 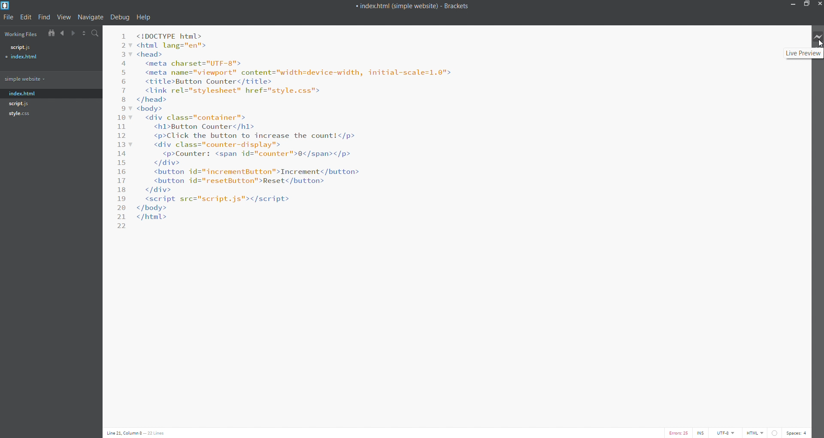 What do you see at coordinates (47, 48) in the screenshot?
I see `script..js` at bounding box center [47, 48].